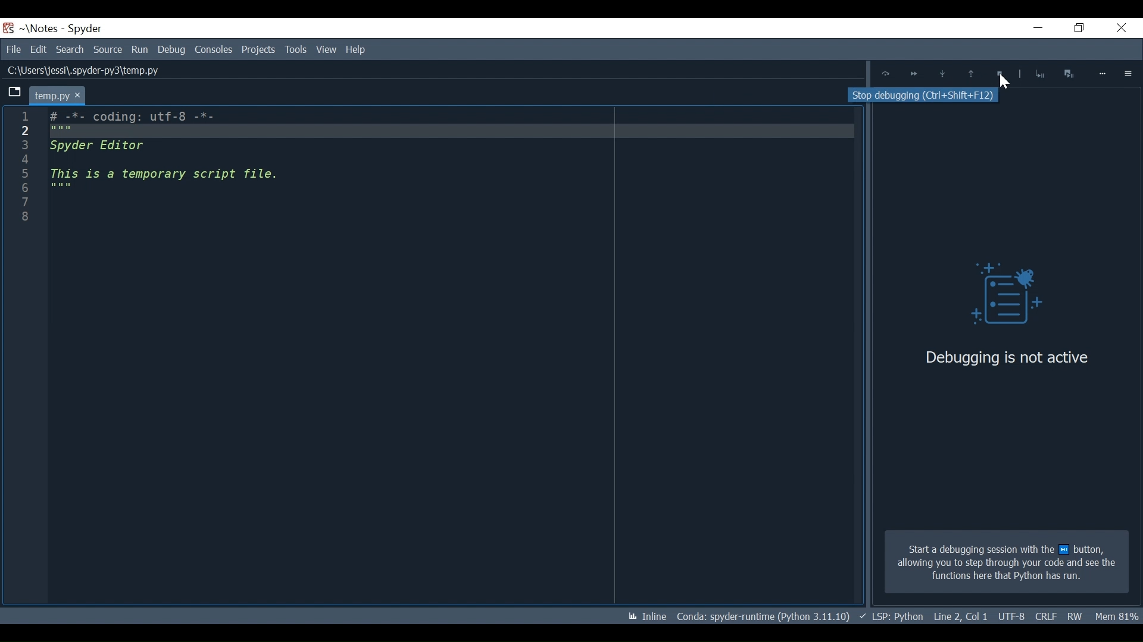 This screenshot has height=642, width=1143. Describe the element at coordinates (325, 50) in the screenshot. I see `Help` at that location.